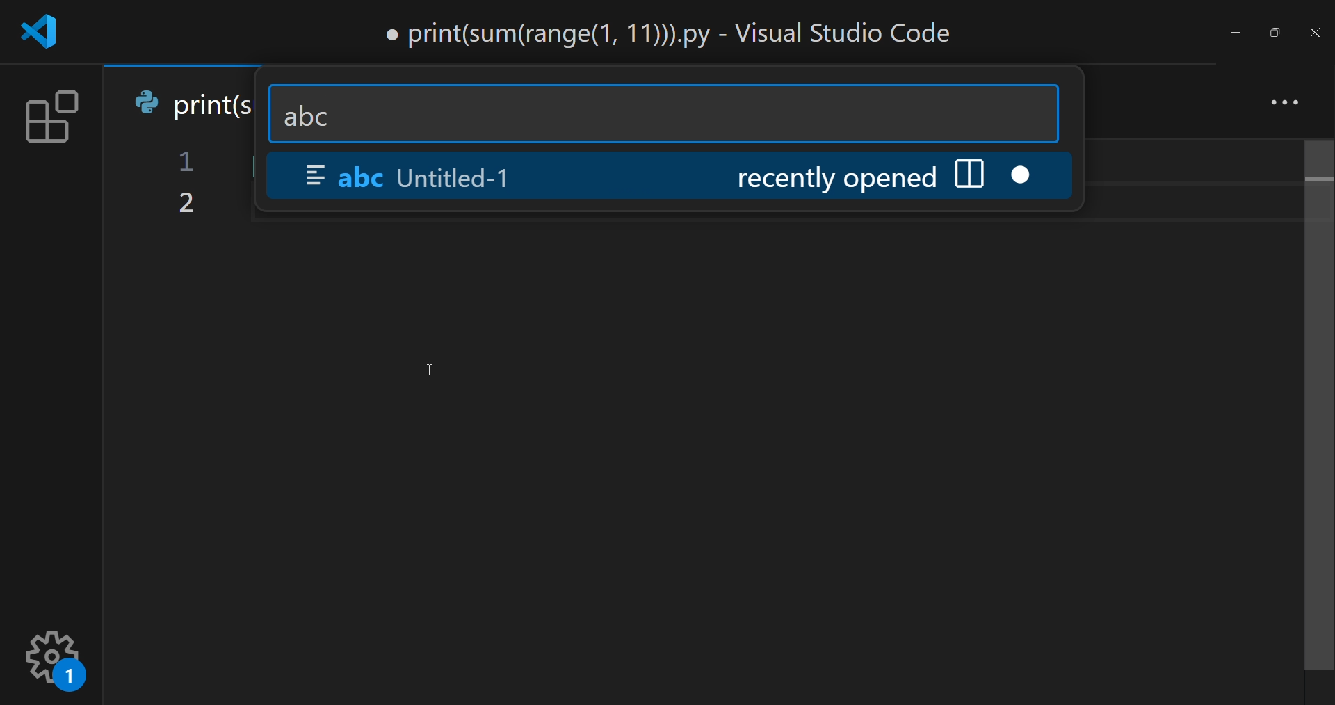 The image size is (1335, 705). What do you see at coordinates (1312, 401) in the screenshot?
I see `scroll bar` at bounding box center [1312, 401].